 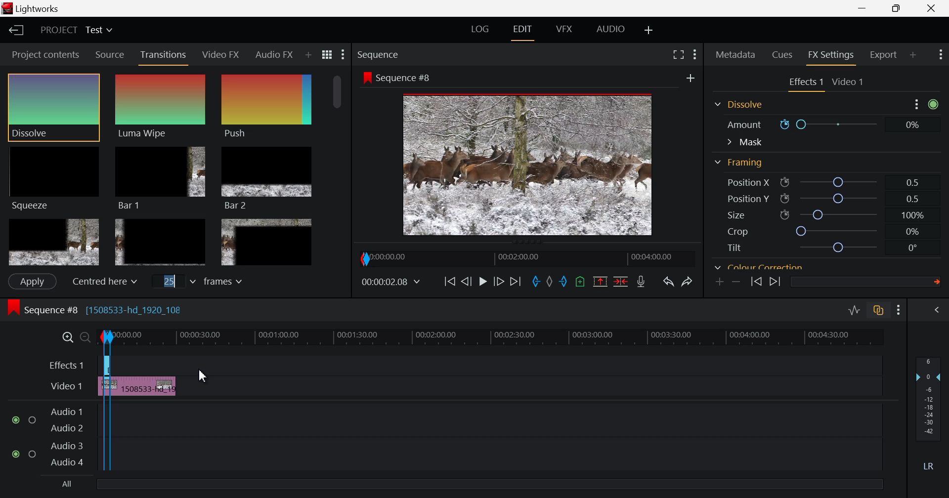 What do you see at coordinates (534, 282) in the screenshot?
I see `In mark` at bounding box center [534, 282].